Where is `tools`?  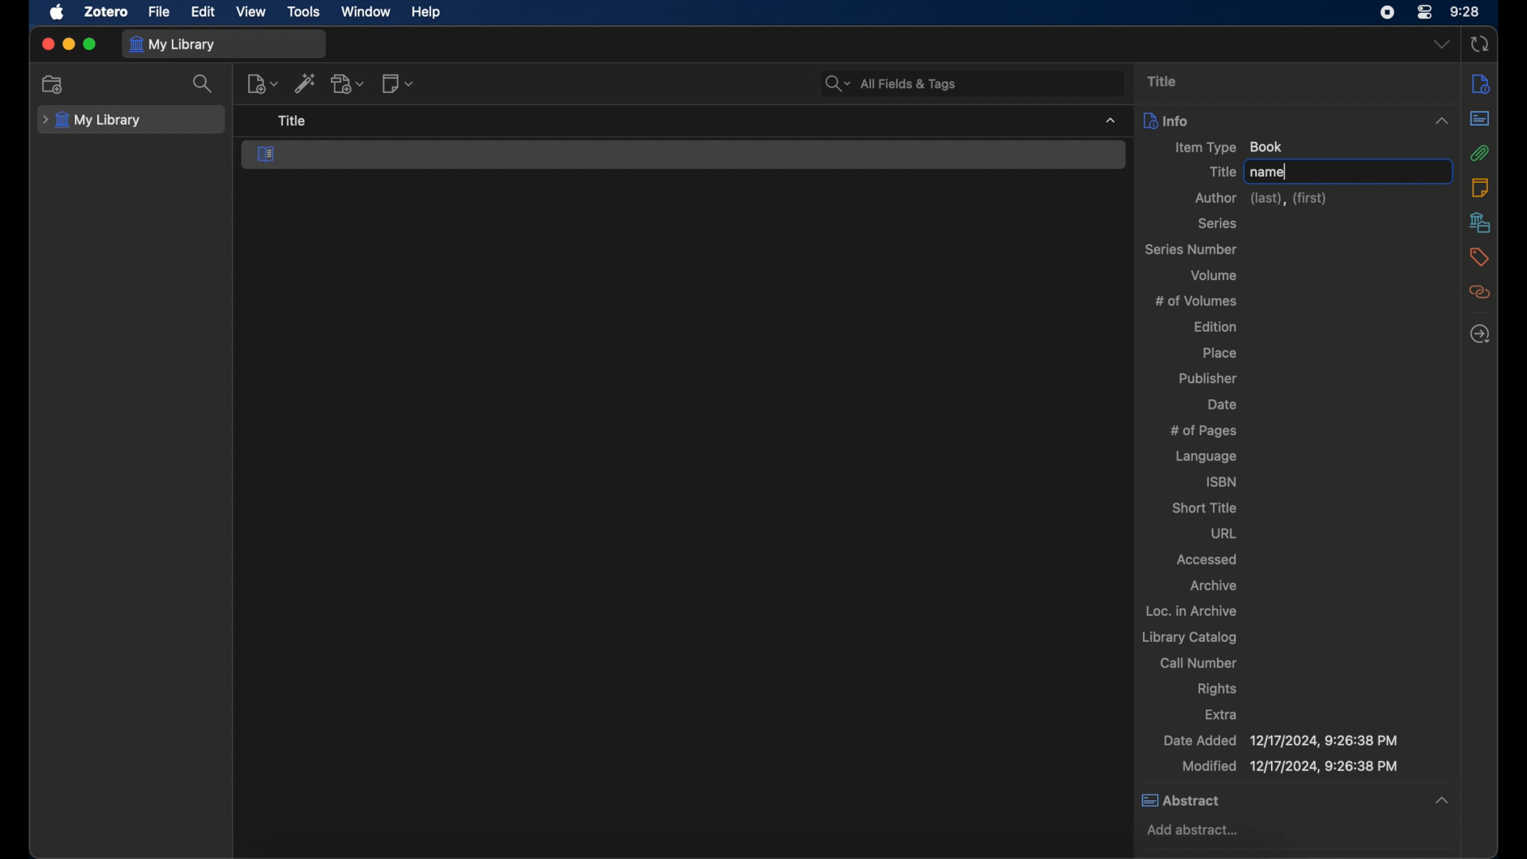
tools is located at coordinates (304, 11).